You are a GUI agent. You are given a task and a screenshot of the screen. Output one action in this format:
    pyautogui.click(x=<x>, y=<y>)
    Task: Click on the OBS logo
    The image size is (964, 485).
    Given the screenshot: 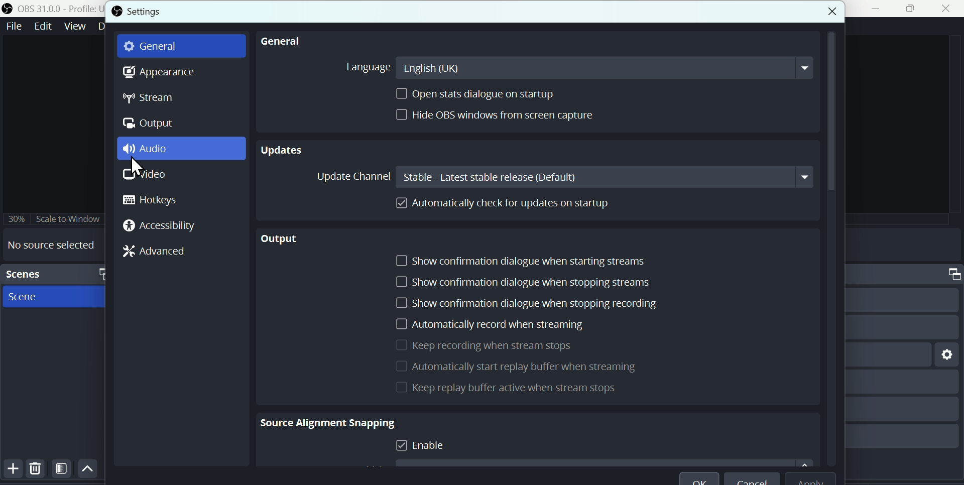 What is the action you would take?
    pyautogui.click(x=116, y=11)
    